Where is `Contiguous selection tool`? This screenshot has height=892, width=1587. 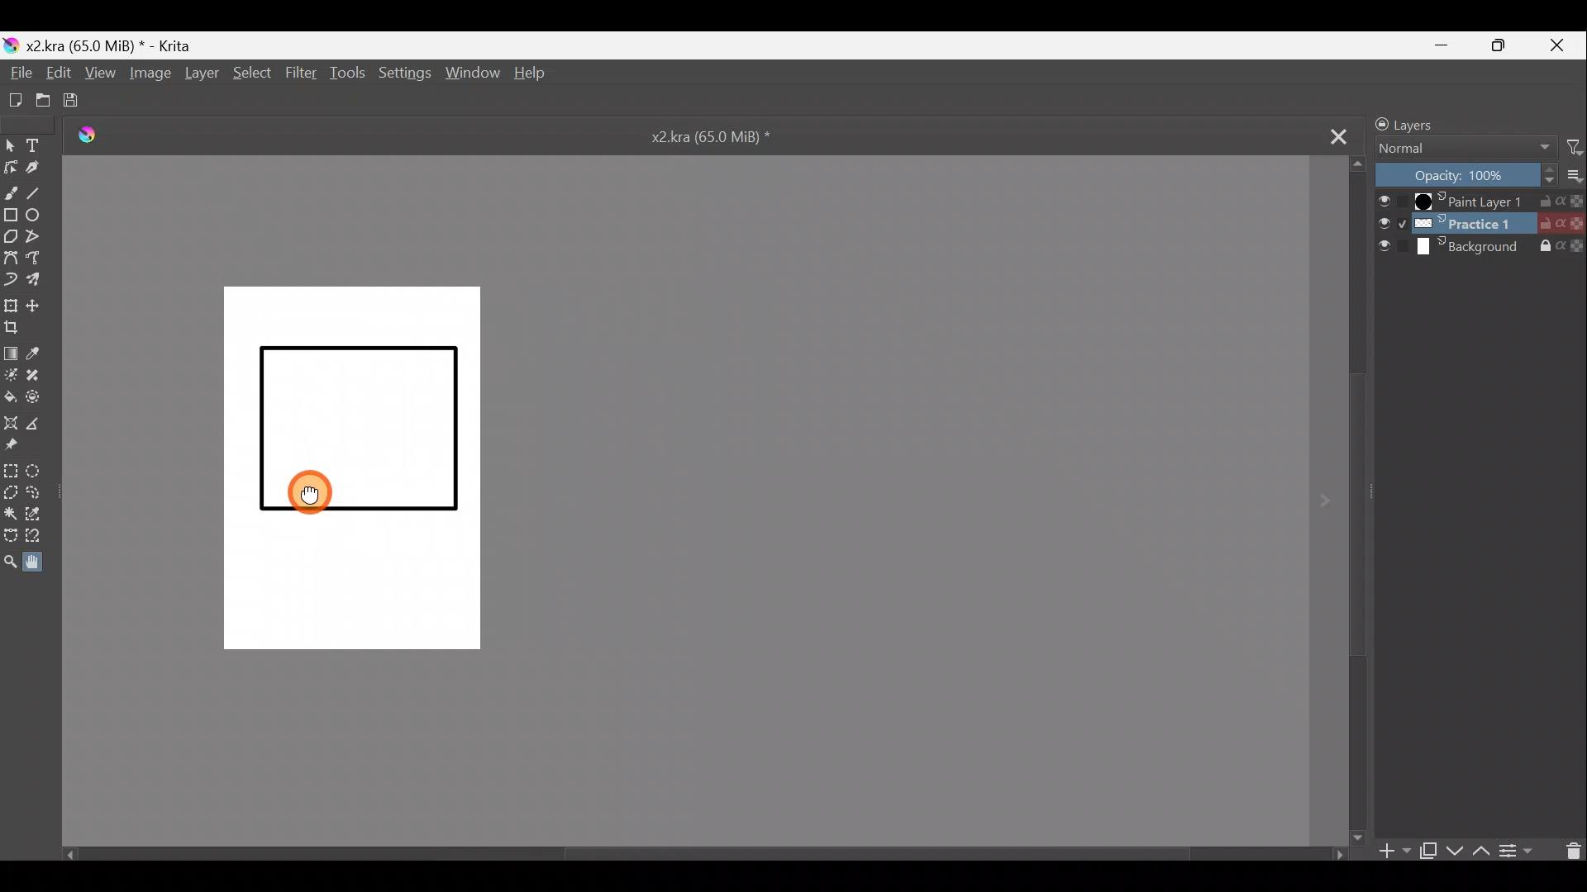 Contiguous selection tool is located at coordinates (11, 515).